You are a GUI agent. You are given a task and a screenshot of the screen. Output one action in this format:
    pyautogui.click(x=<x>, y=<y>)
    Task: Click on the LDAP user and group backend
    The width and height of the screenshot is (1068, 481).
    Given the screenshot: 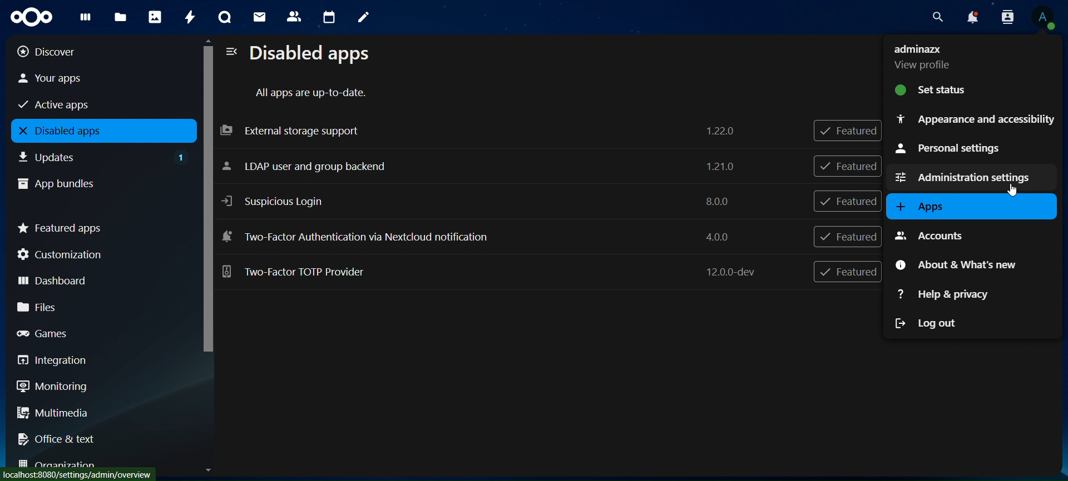 What is the action you would take?
    pyautogui.click(x=484, y=167)
    